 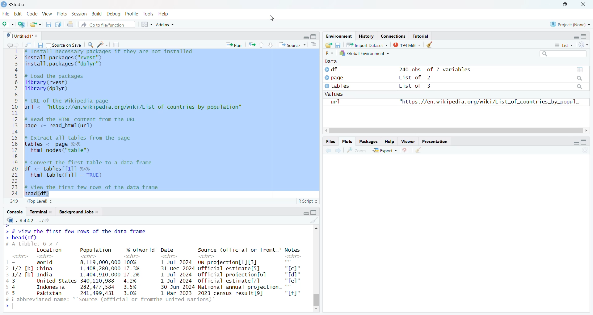 What do you see at coordinates (429, 44) in the screenshot?
I see `clear` at bounding box center [429, 44].